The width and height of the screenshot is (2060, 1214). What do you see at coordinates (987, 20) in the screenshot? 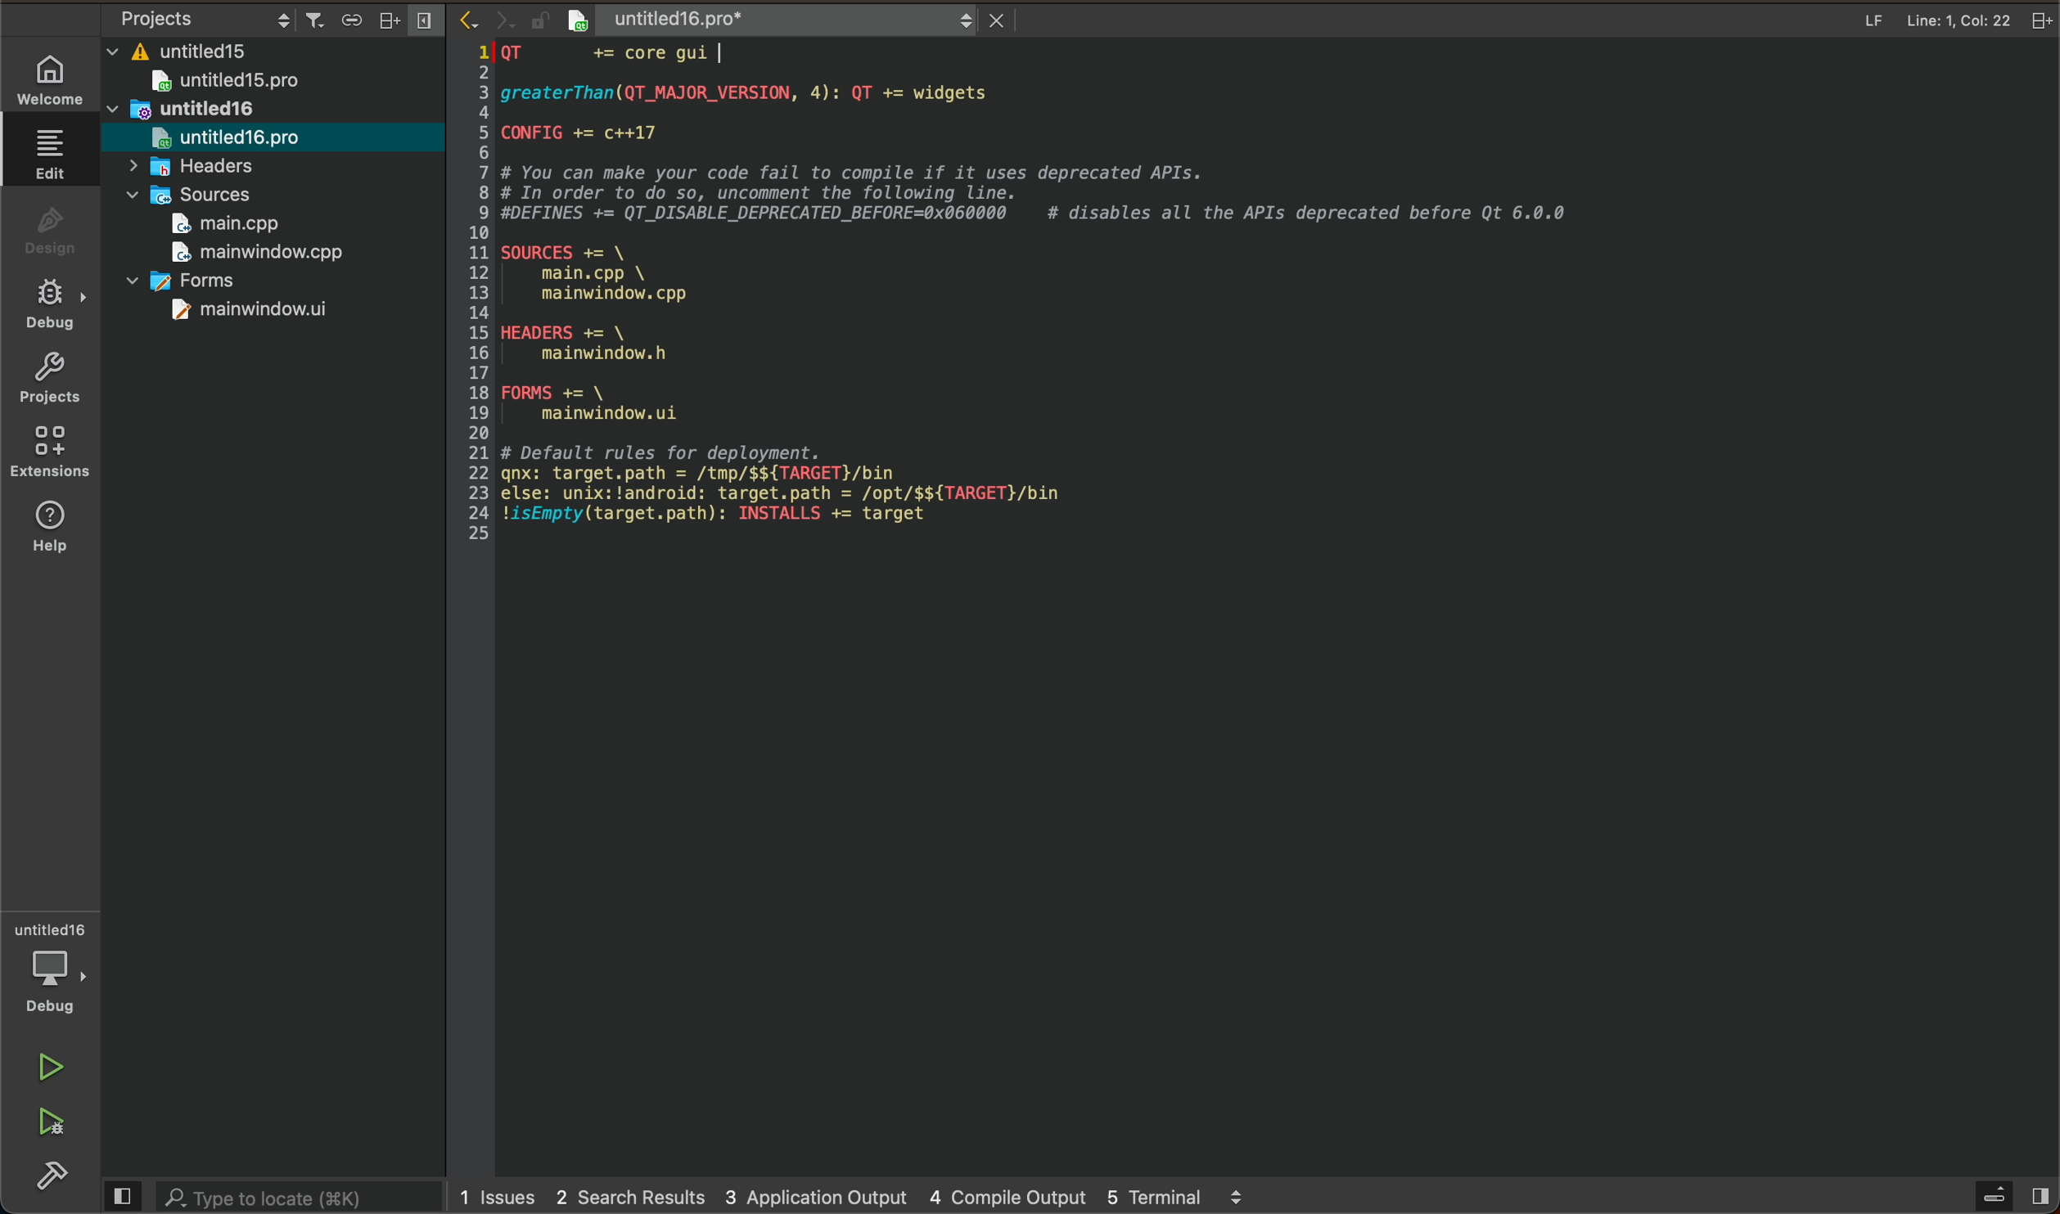
I see `close` at bounding box center [987, 20].